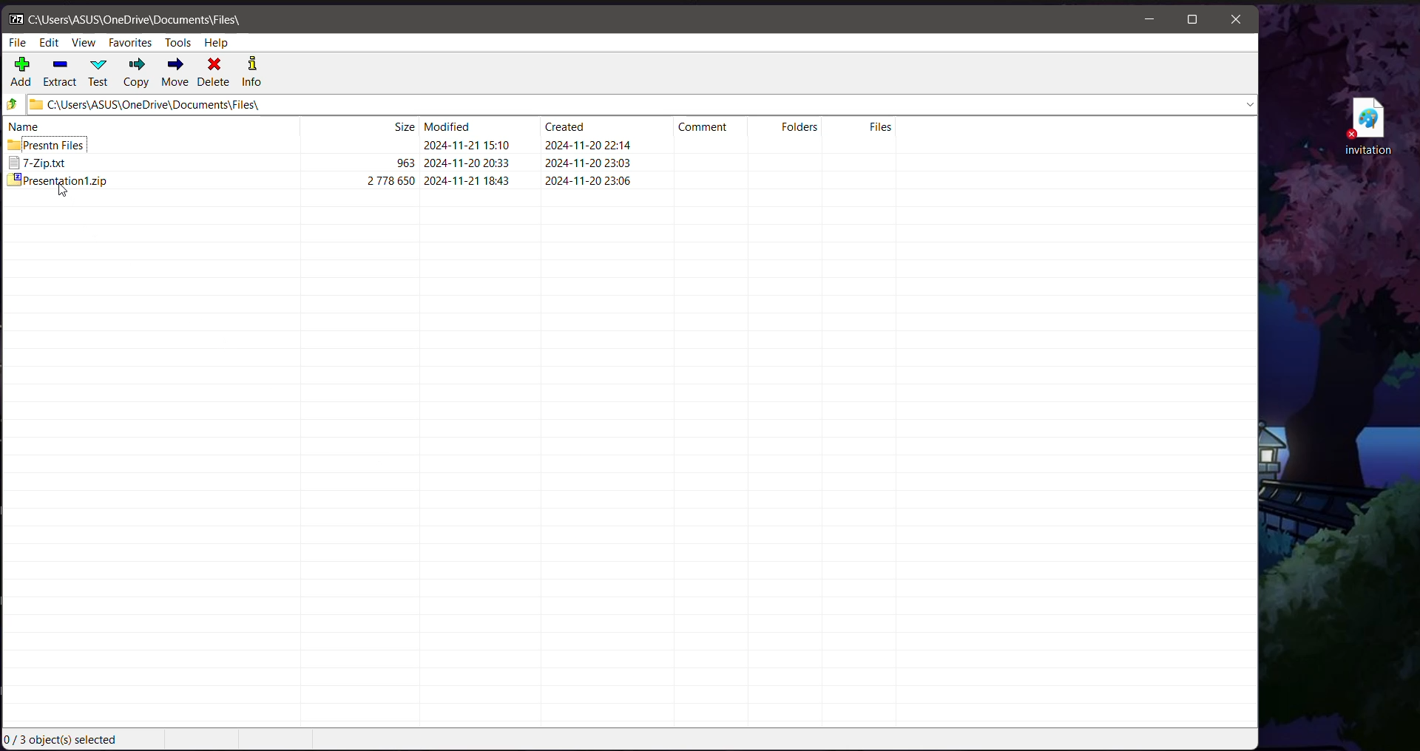 This screenshot has width=1420, height=751. What do you see at coordinates (251, 73) in the screenshot?
I see `Info` at bounding box center [251, 73].